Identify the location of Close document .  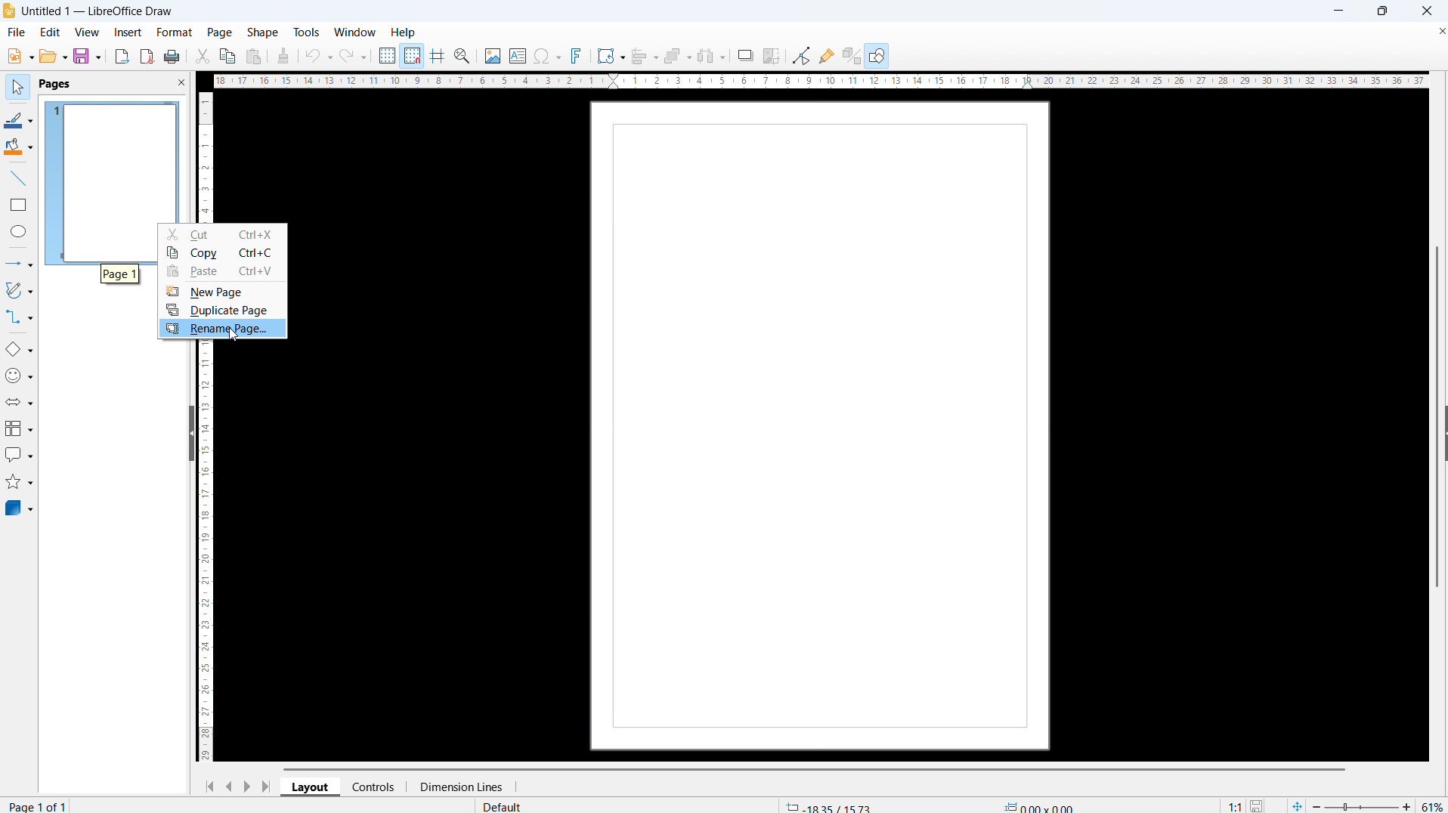
(1439, 29).